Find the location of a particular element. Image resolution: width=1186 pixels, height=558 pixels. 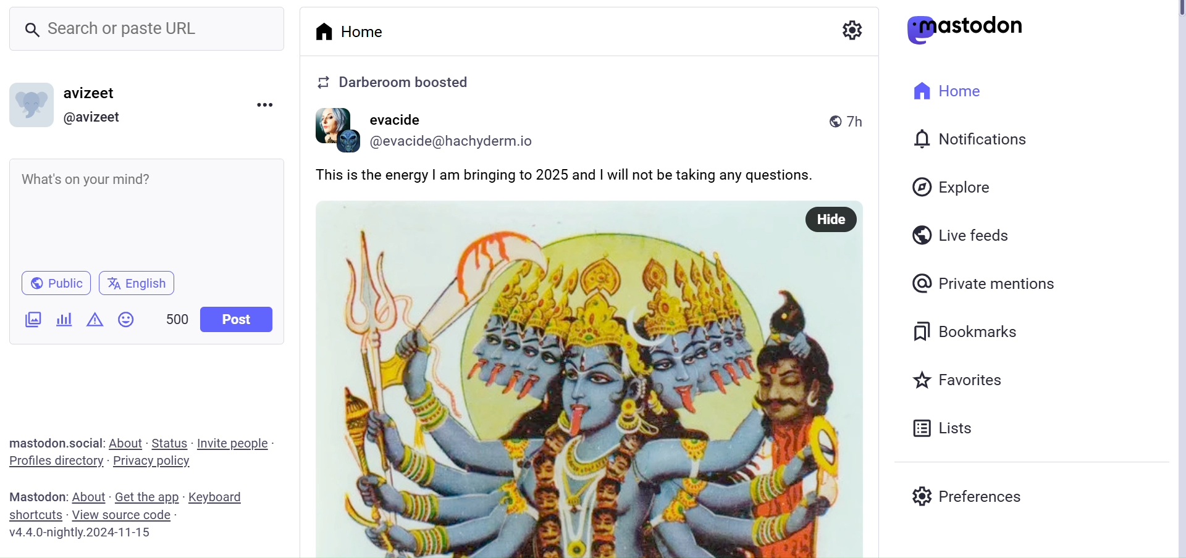

Logo is located at coordinates (965, 29).